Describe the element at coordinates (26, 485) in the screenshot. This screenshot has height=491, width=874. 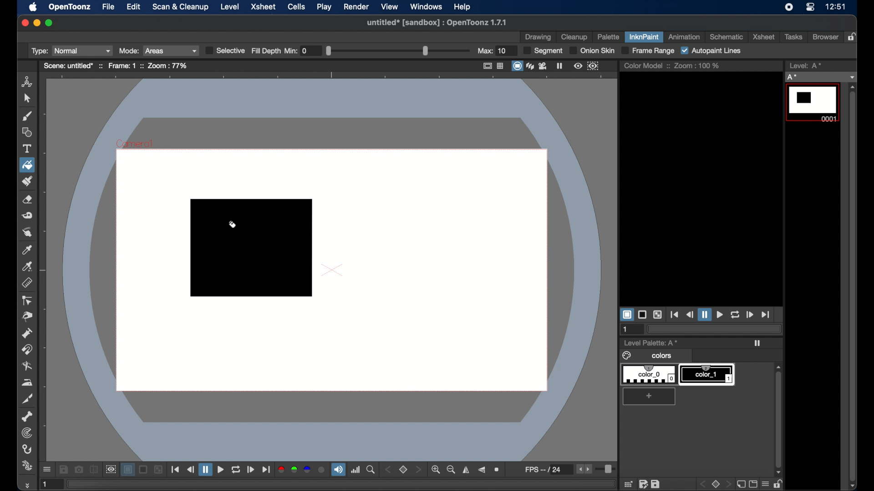
I see `more` at that location.